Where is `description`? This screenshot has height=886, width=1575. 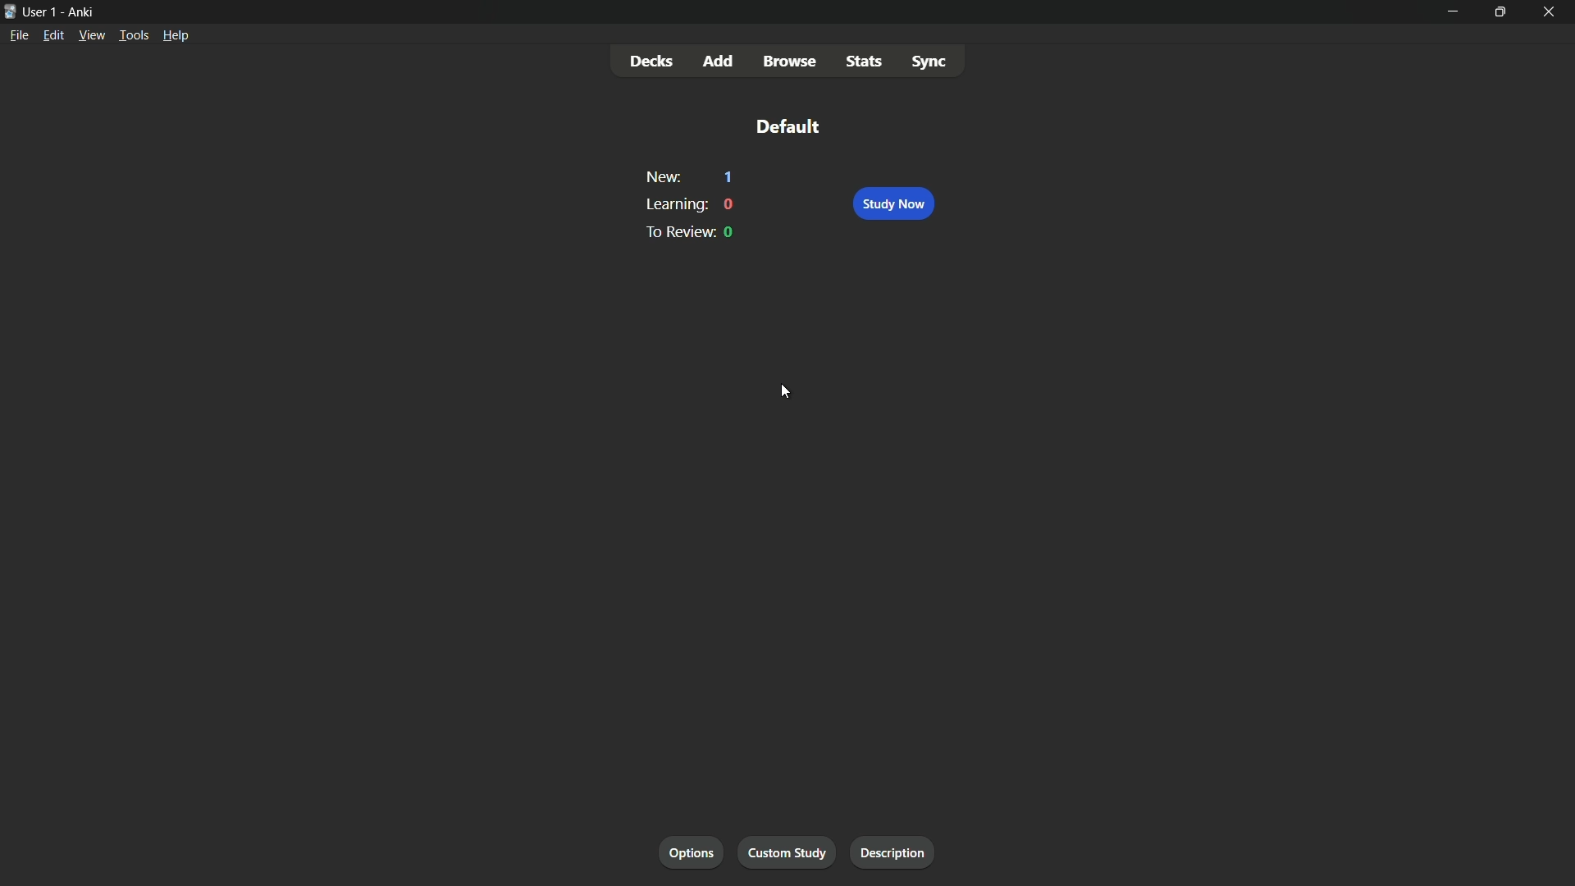 description is located at coordinates (889, 850).